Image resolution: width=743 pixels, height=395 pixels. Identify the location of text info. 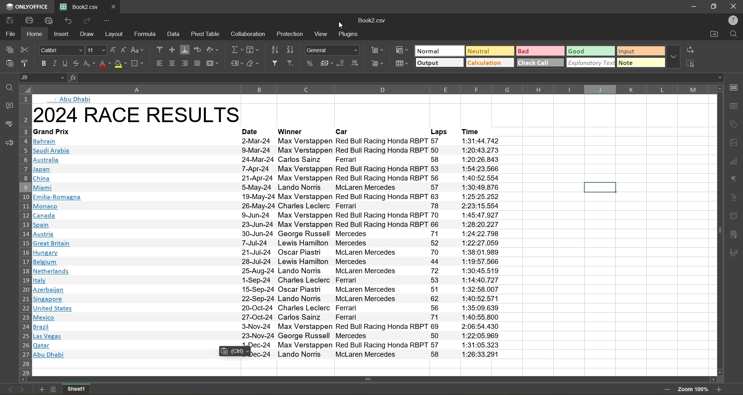
(266, 216).